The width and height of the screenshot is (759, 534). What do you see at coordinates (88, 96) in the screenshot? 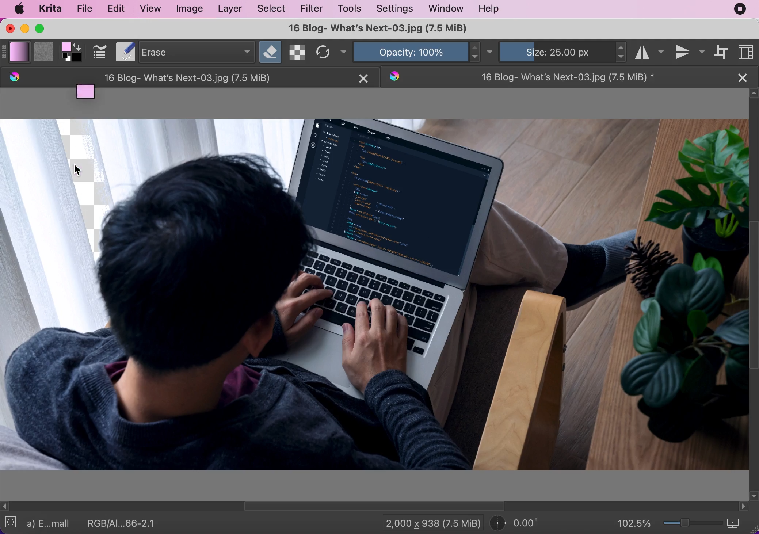
I see `moved gradient` at bounding box center [88, 96].